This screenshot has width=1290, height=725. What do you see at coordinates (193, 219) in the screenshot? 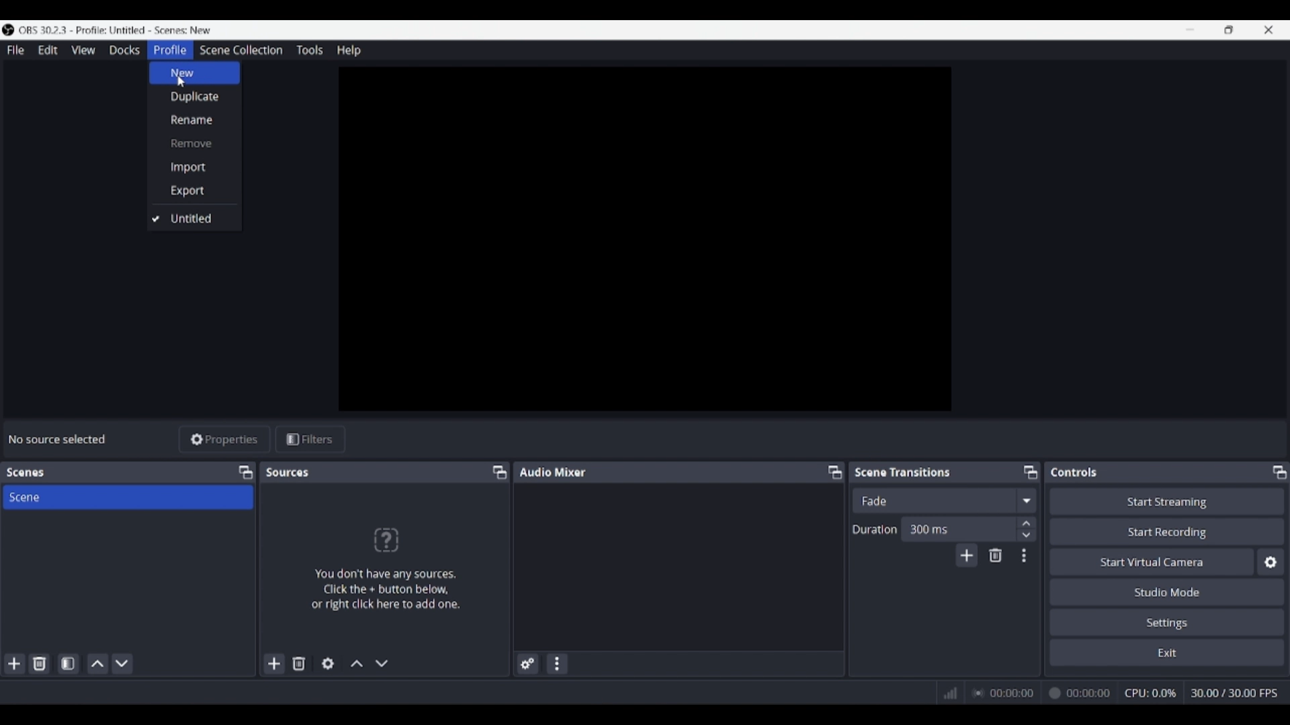
I see `Untitled, current profile` at bounding box center [193, 219].